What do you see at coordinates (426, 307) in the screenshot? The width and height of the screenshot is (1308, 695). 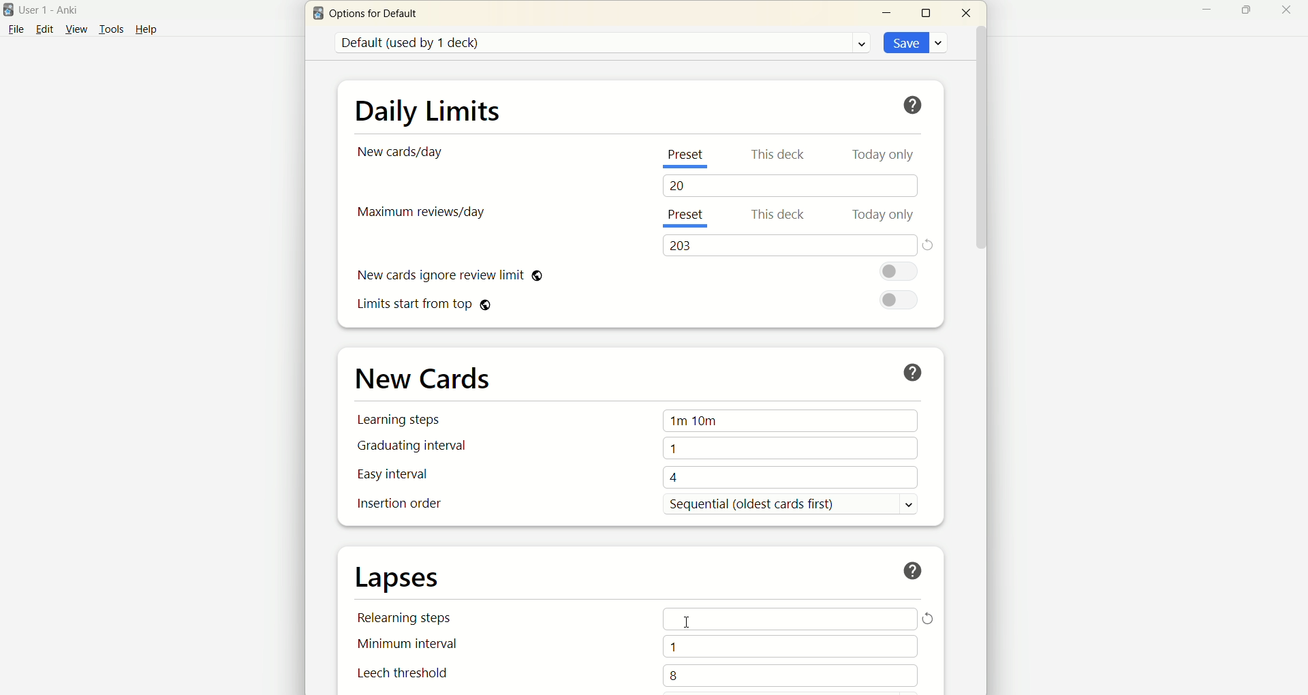 I see `limits start from top` at bounding box center [426, 307].